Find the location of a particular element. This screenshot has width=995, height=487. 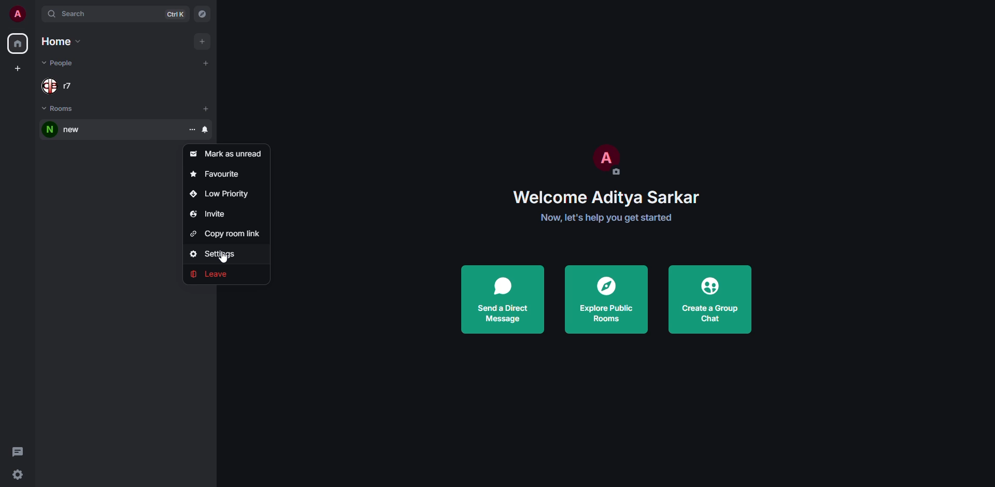

Cursor is located at coordinates (225, 262).